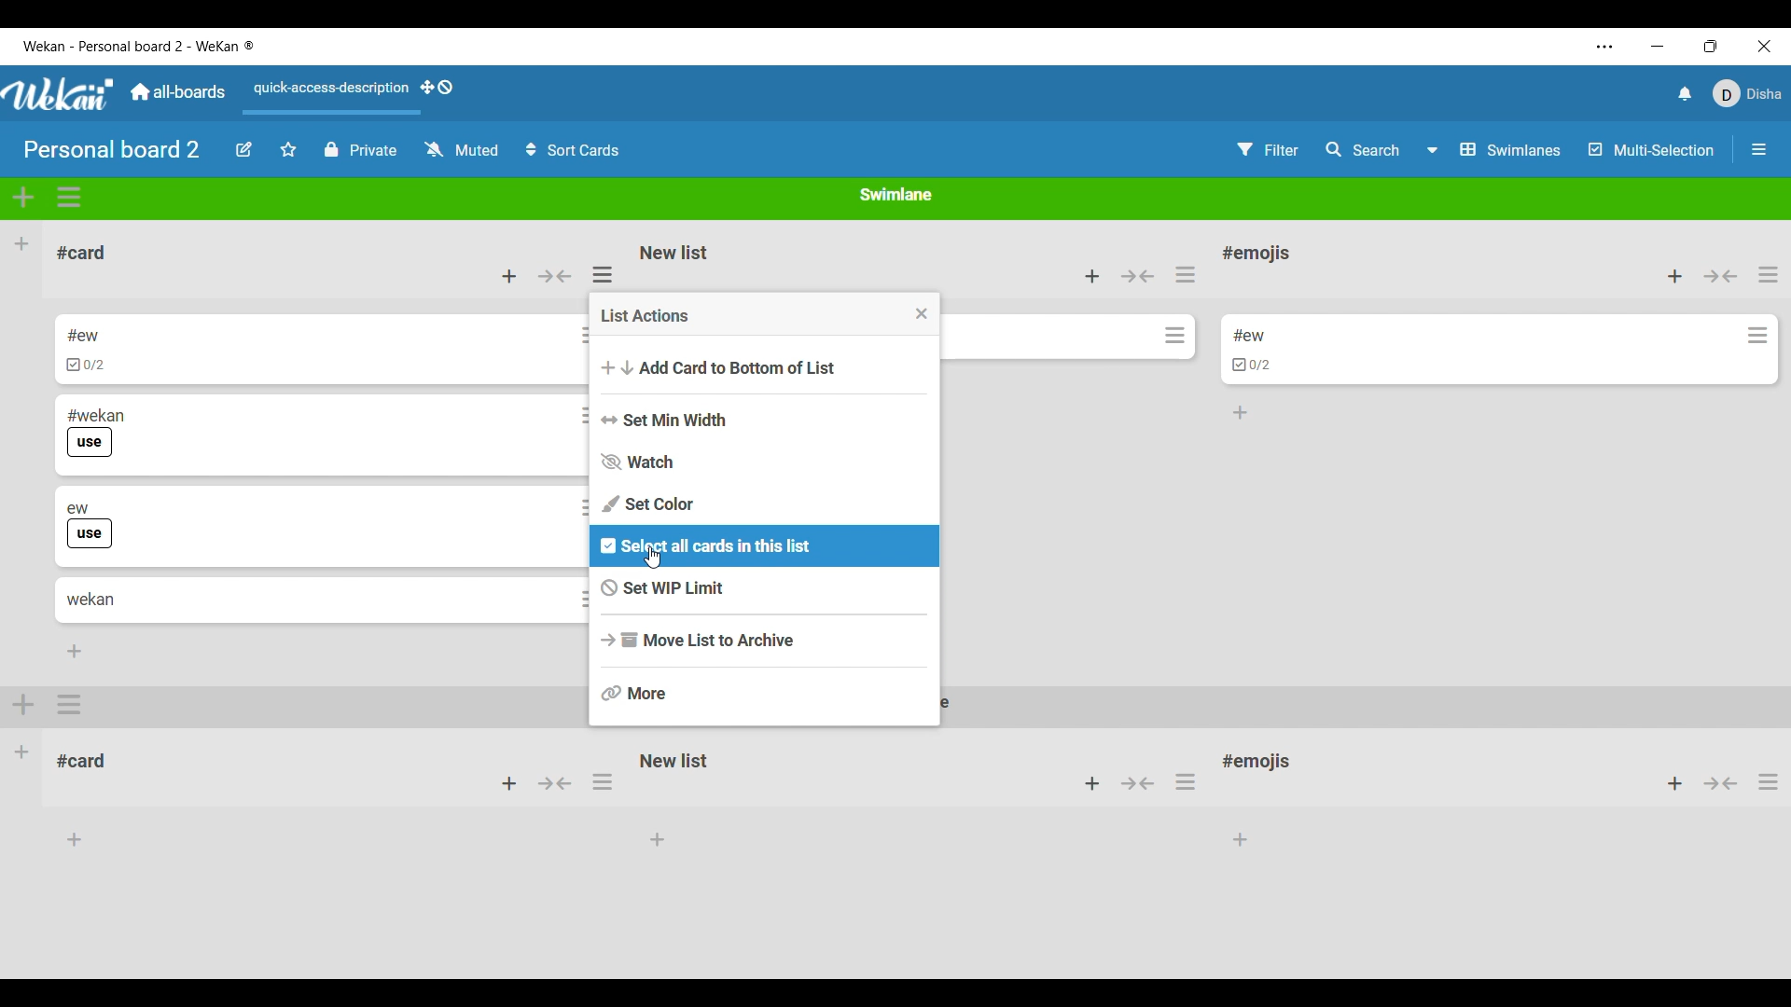 This screenshot has width=1791, height=1007. Describe the element at coordinates (289, 148) in the screenshot. I see `Star board` at that location.